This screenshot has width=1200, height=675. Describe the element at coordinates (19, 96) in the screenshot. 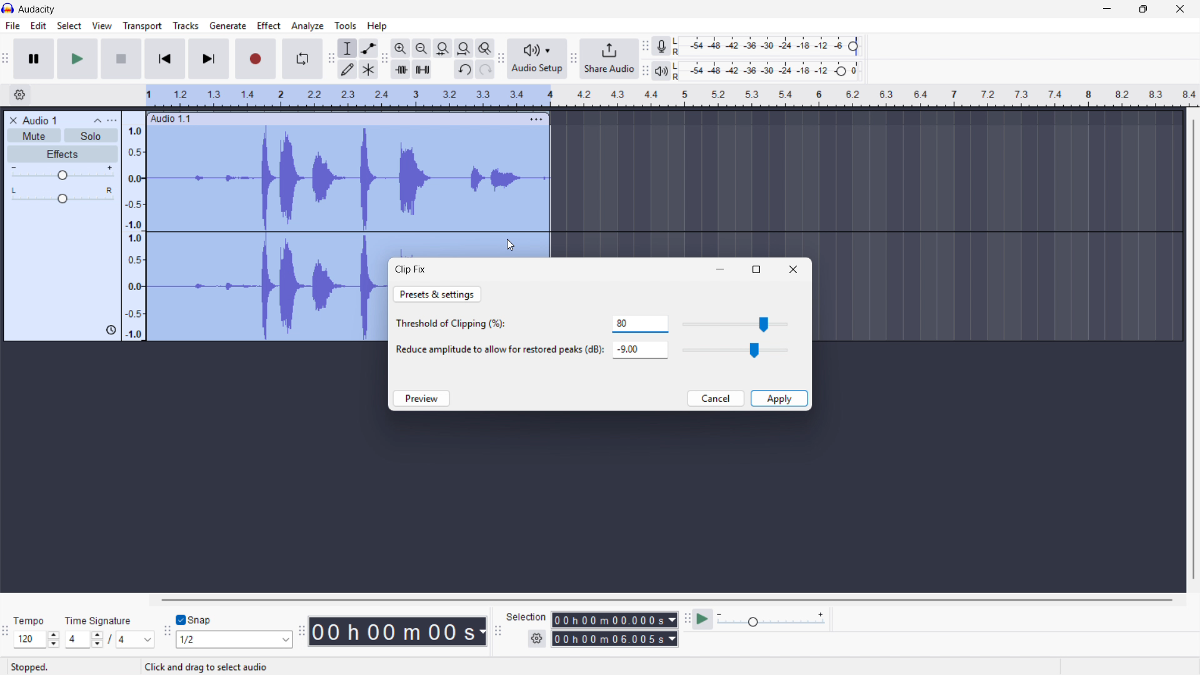

I see `Timeline settings ` at that location.